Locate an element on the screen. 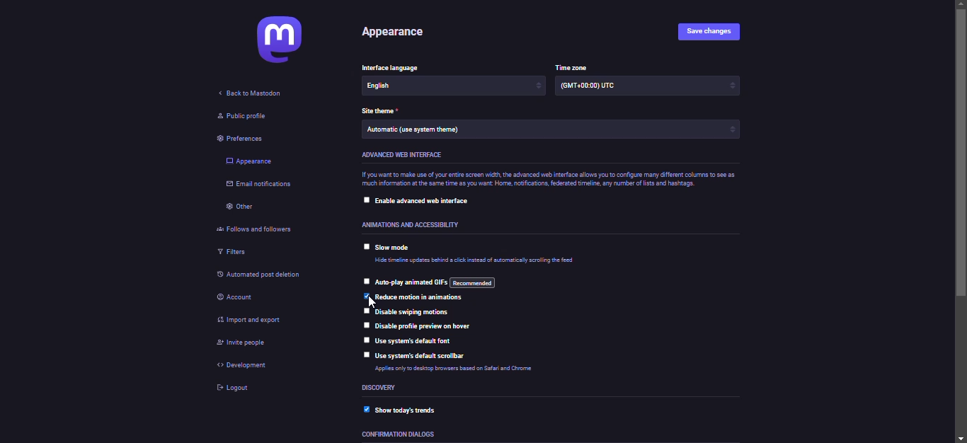 The height and width of the screenshot is (443, 967). use system's default font is located at coordinates (420, 343).